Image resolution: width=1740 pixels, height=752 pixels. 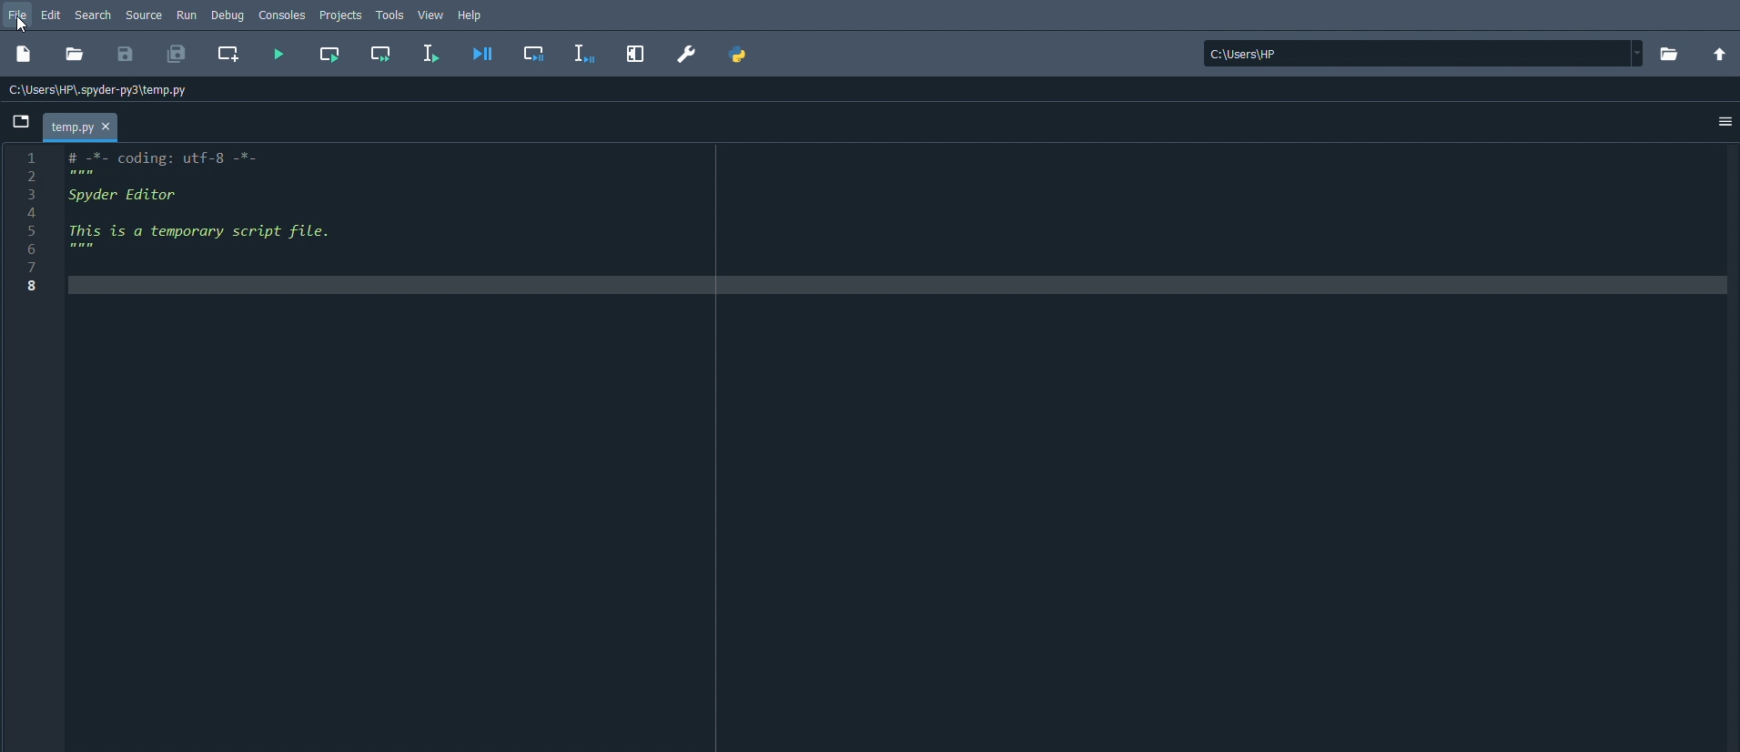 What do you see at coordinates (281, 14) in the screenshot?
I see `Consoles` at bounding box center [281, 14].